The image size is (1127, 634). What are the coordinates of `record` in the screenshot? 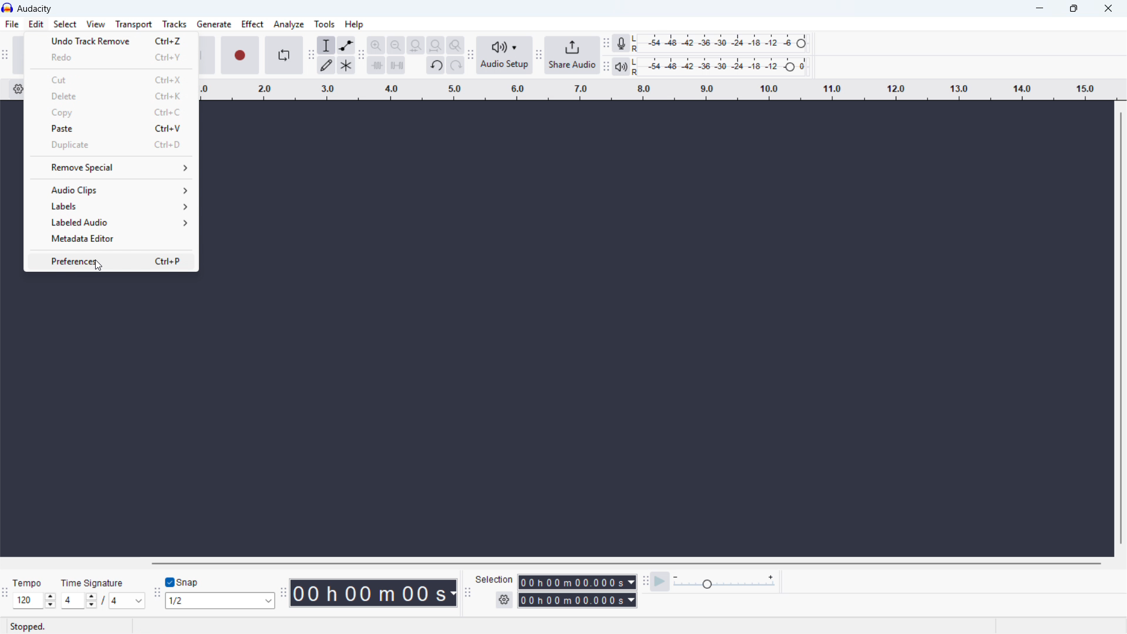 It's located at (239, 55).